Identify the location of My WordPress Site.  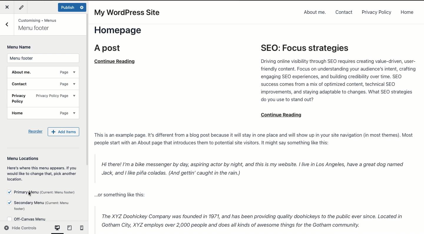
(128, 13).